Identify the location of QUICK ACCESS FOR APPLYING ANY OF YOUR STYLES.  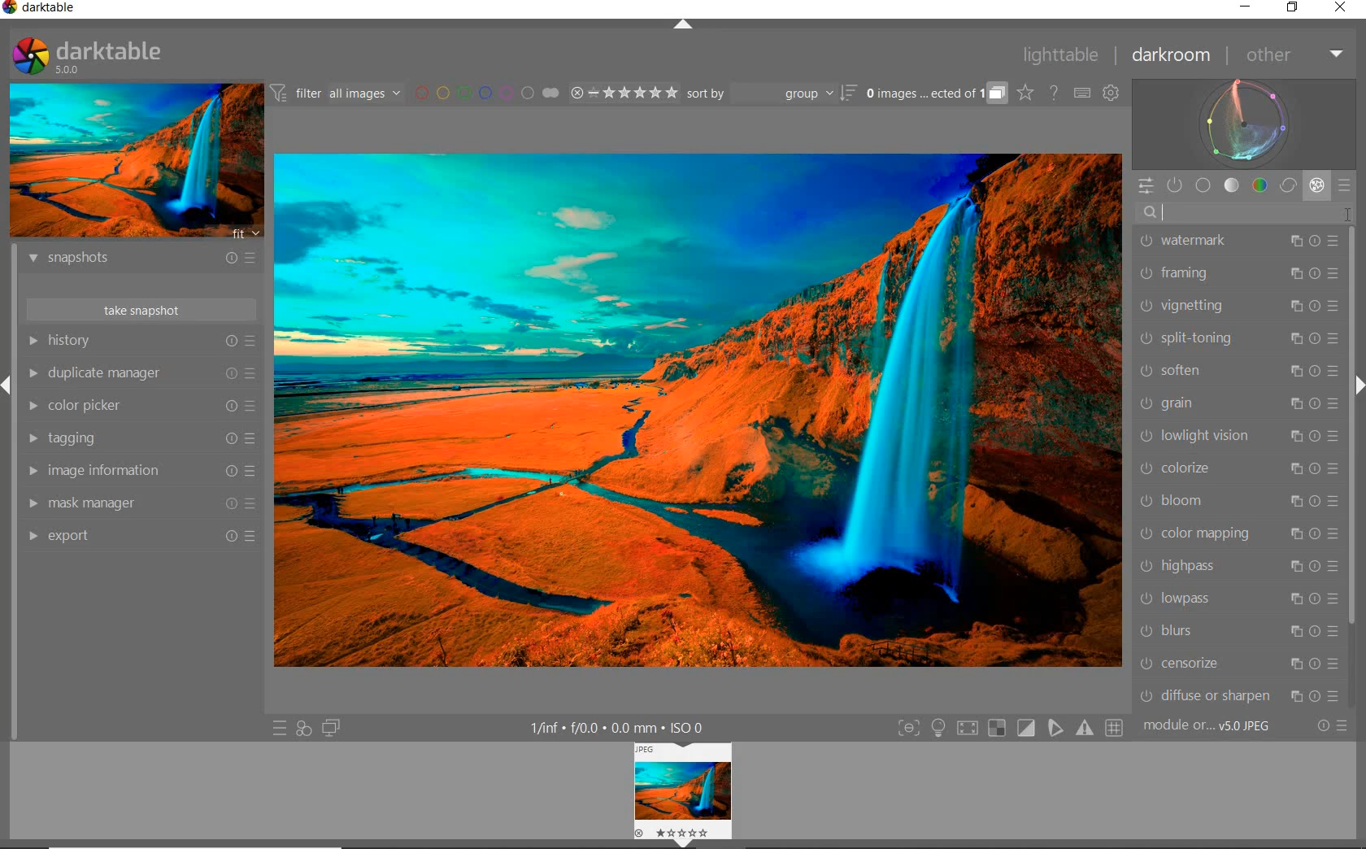
(302, 729).